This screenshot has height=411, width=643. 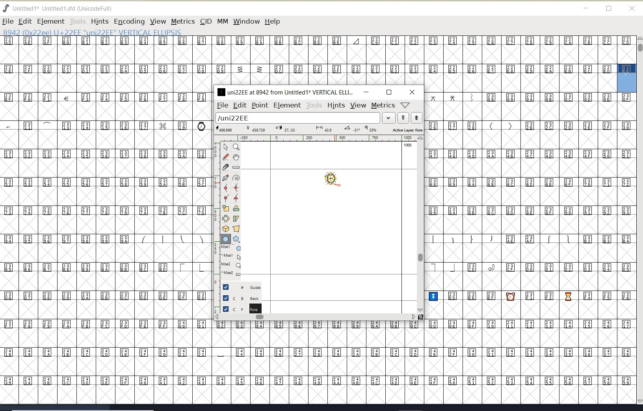 What do you see at coordinates (389, 92) in the screenshot?
I see `restore` at bounding box center [389, 92].